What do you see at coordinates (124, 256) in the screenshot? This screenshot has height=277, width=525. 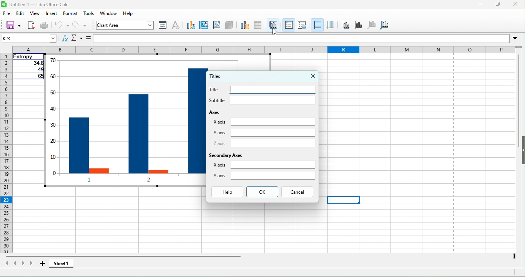 I see `horizontal scroll bar` at bounding box center [124, 256].